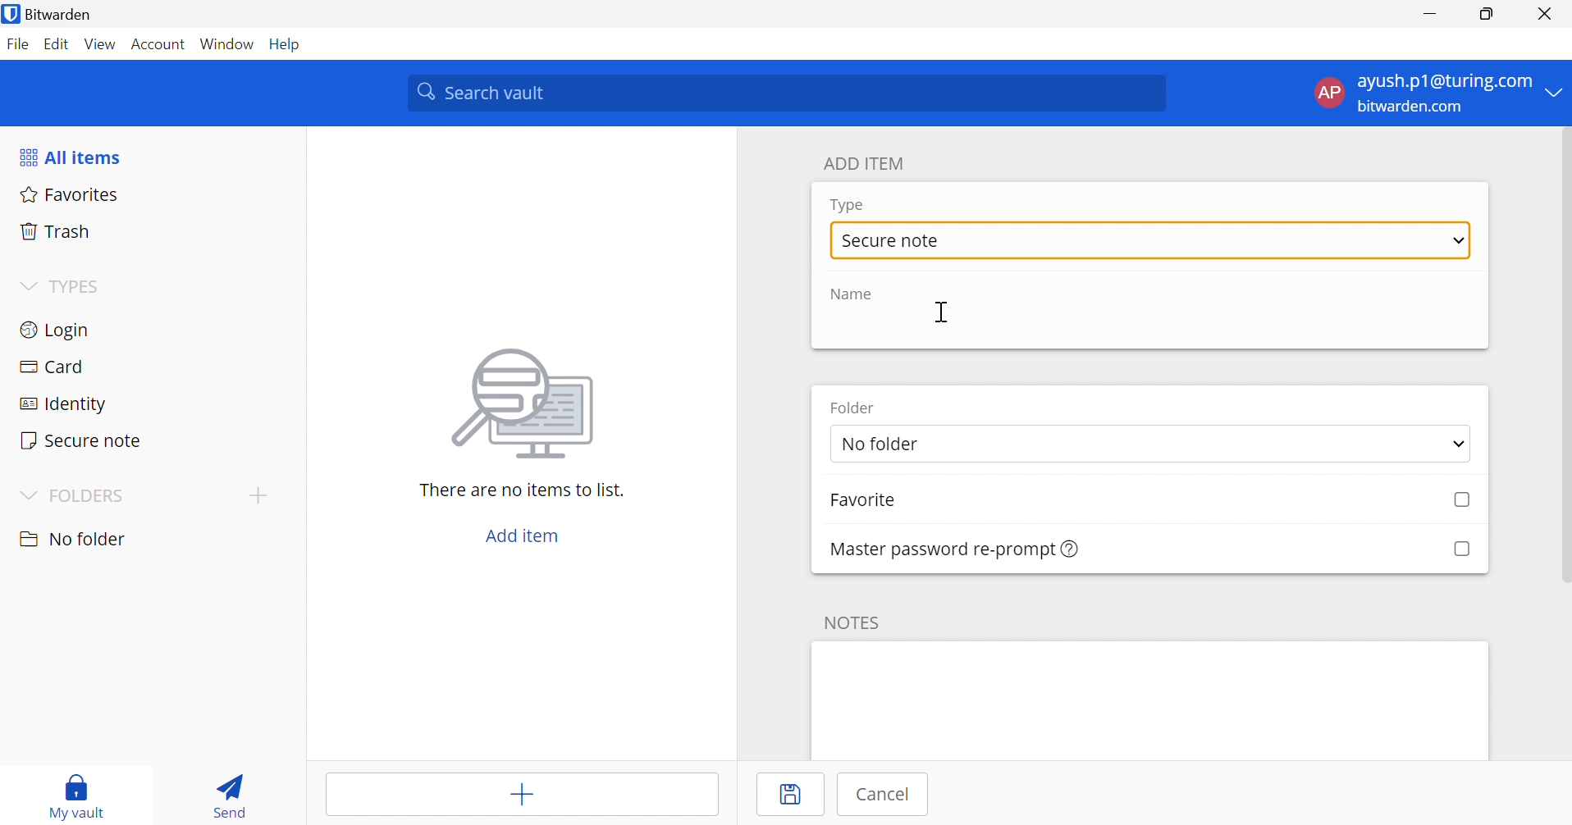 Image resolution: width=1572 pixels, height=825 pixels. I want to click on Restore Down, so click(1485, 16).